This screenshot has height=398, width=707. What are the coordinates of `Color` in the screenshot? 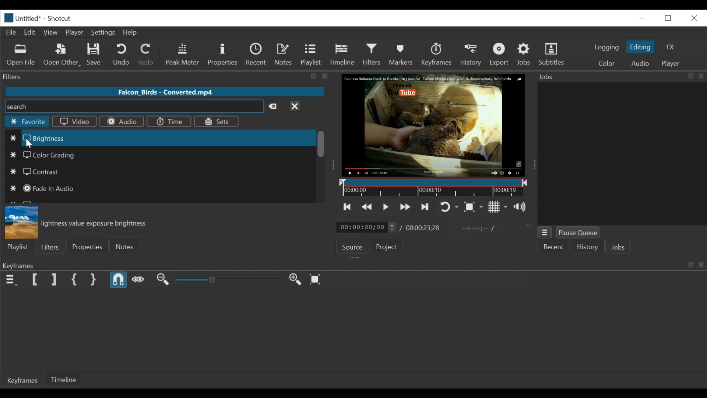 It's located at (607, 63).